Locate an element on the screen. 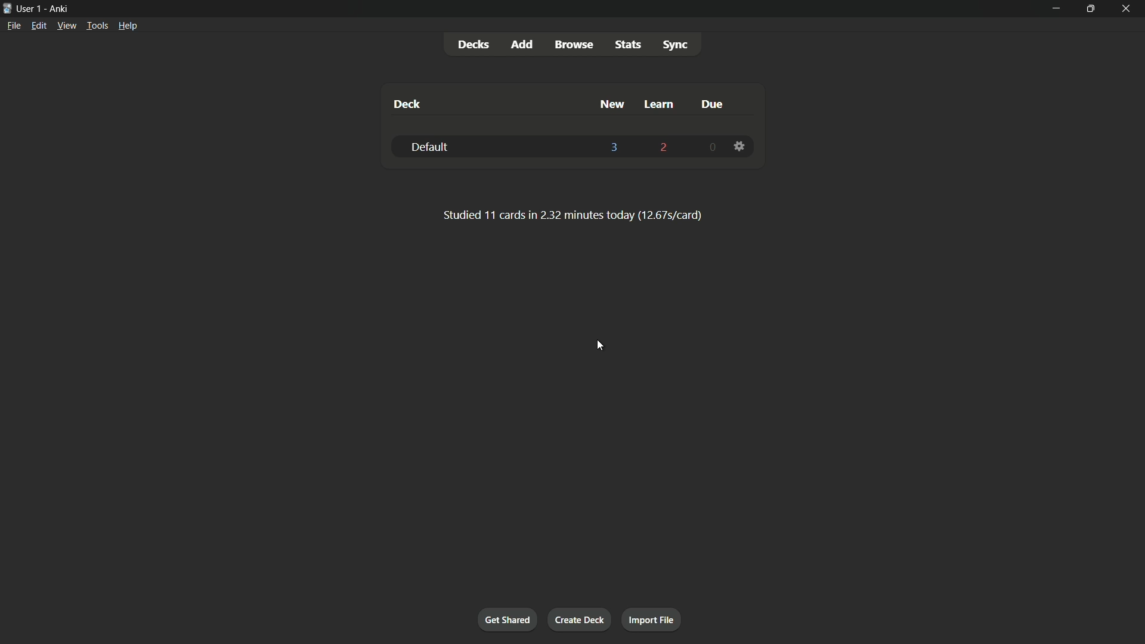 The image size is (1145, 644). learn is located at coordinates (660, 104).